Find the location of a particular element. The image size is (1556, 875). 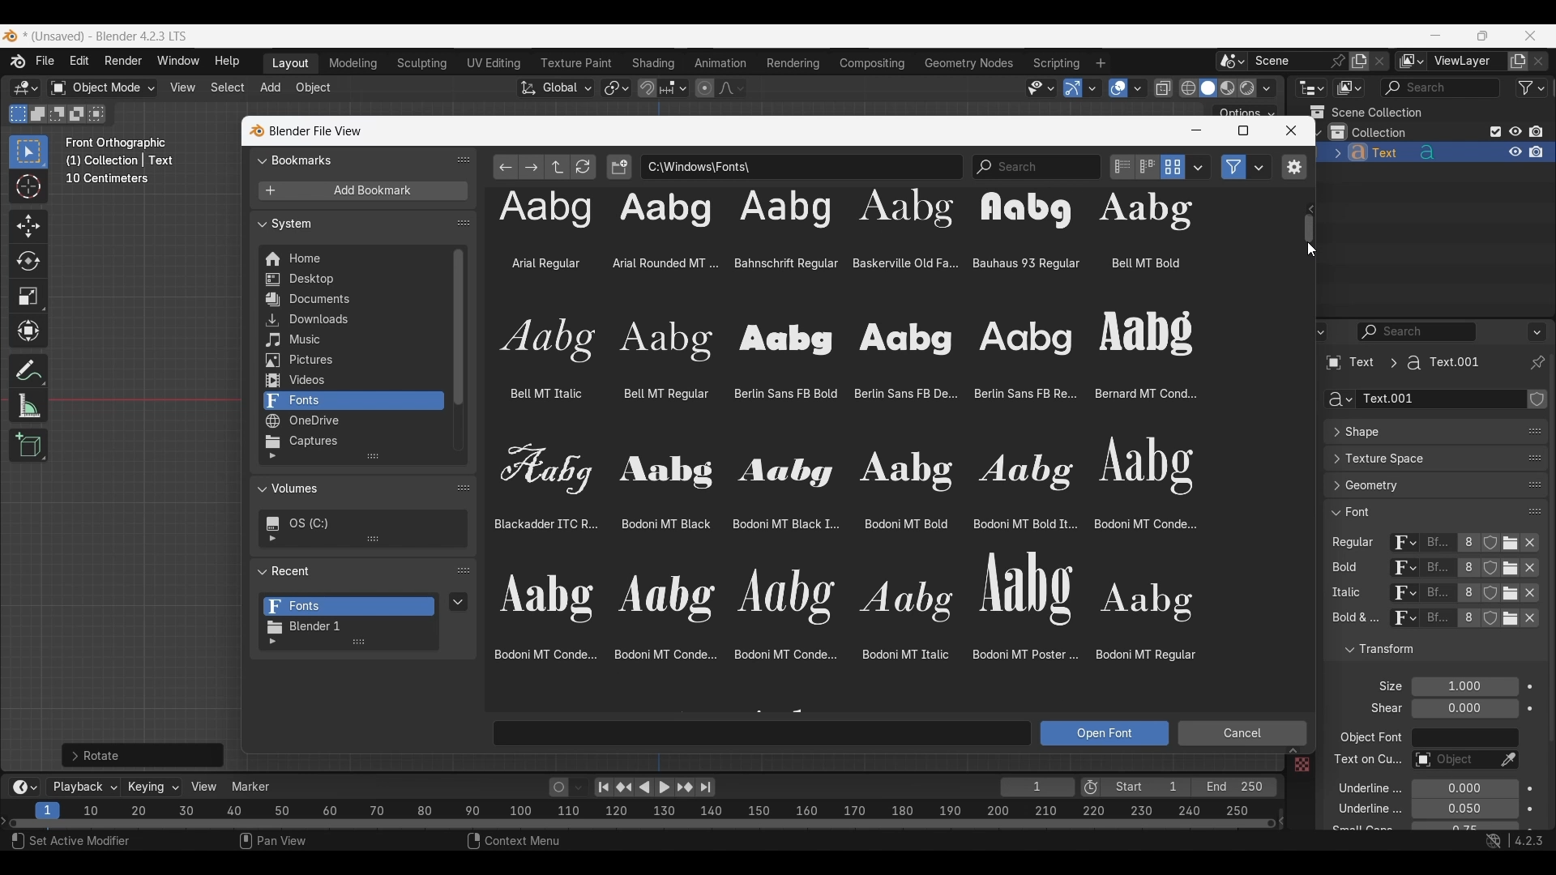

Hide in viewport is located at coordinates (1515, 131).